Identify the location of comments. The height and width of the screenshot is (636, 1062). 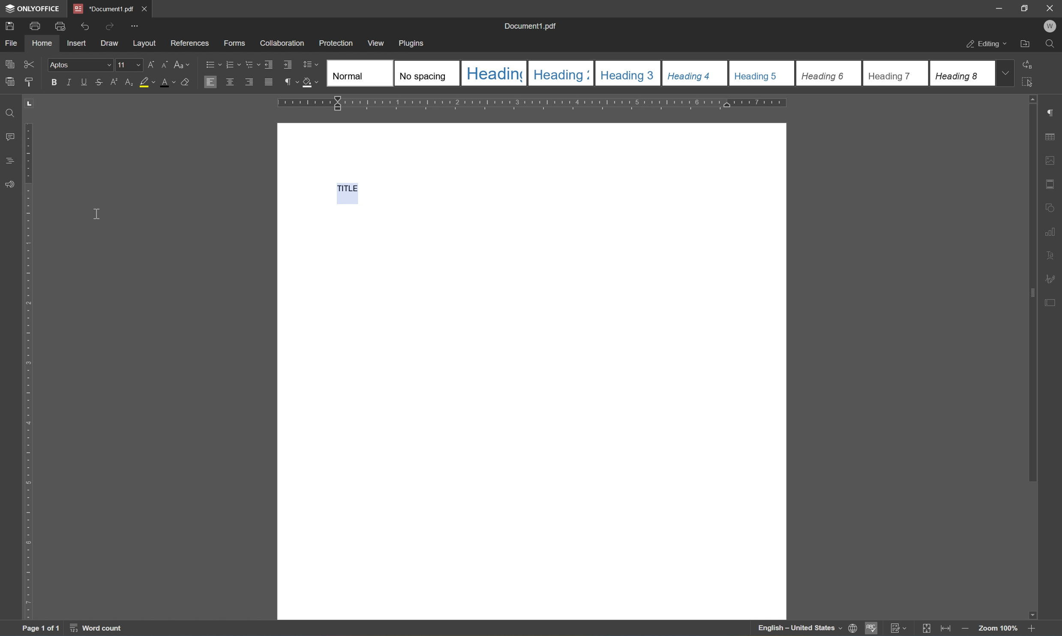
(9, 137).